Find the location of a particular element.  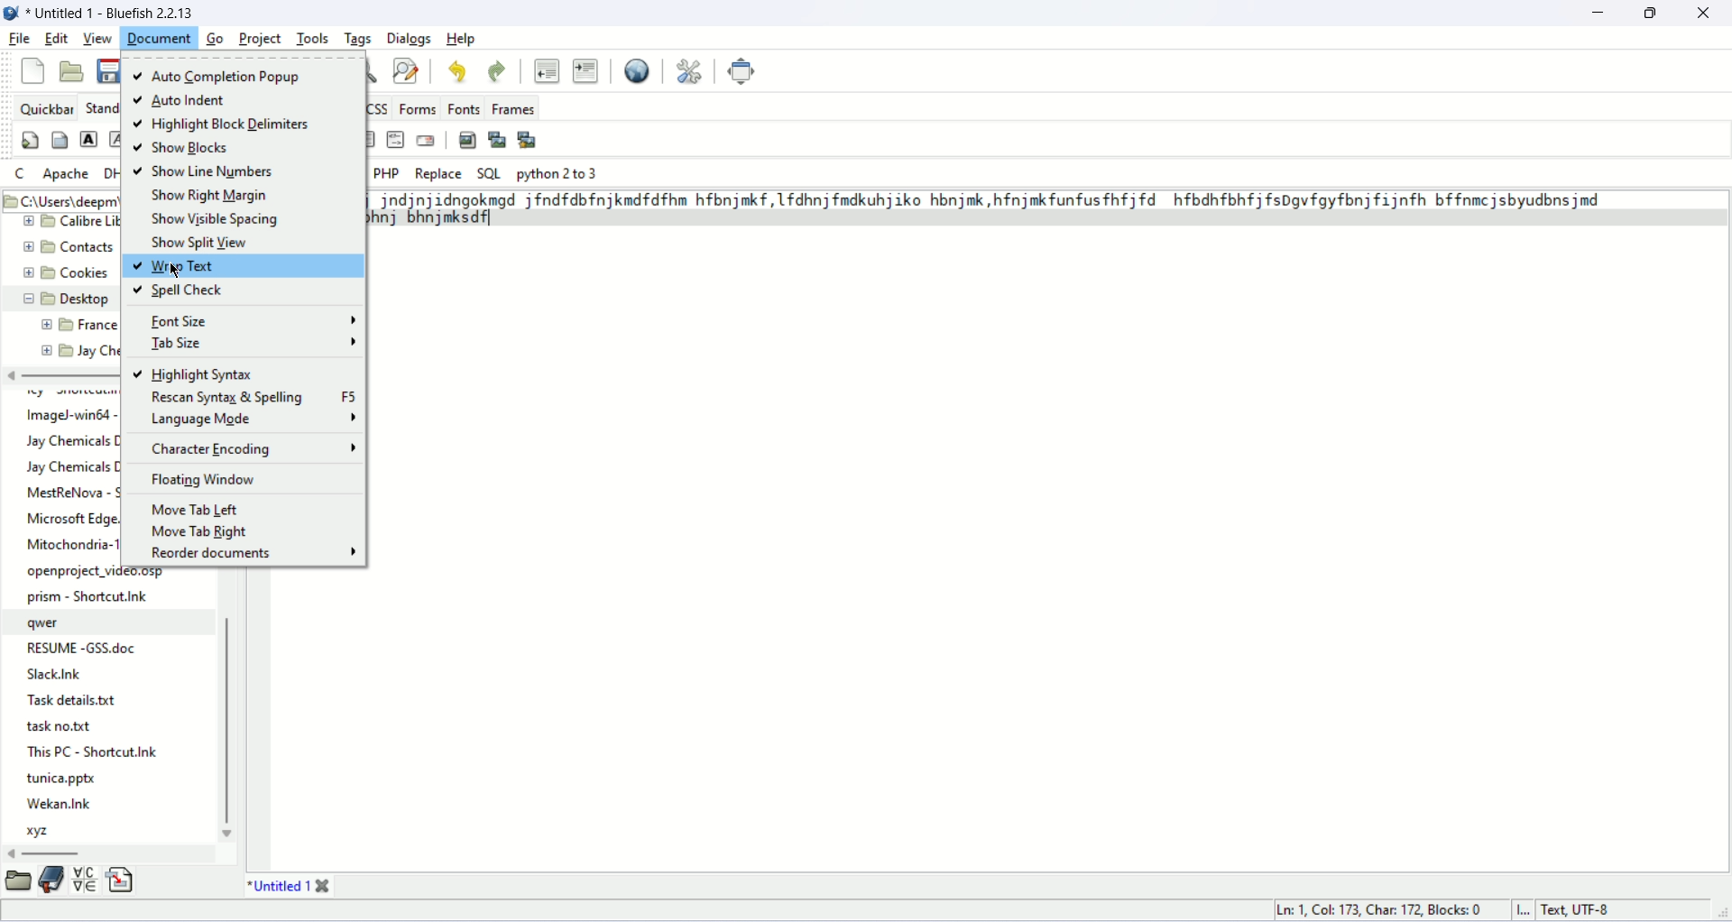

document is located at coordinates (160, 38).